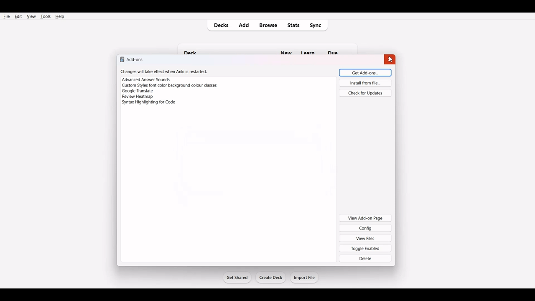  I want to click on Import File, so click(305, 277).